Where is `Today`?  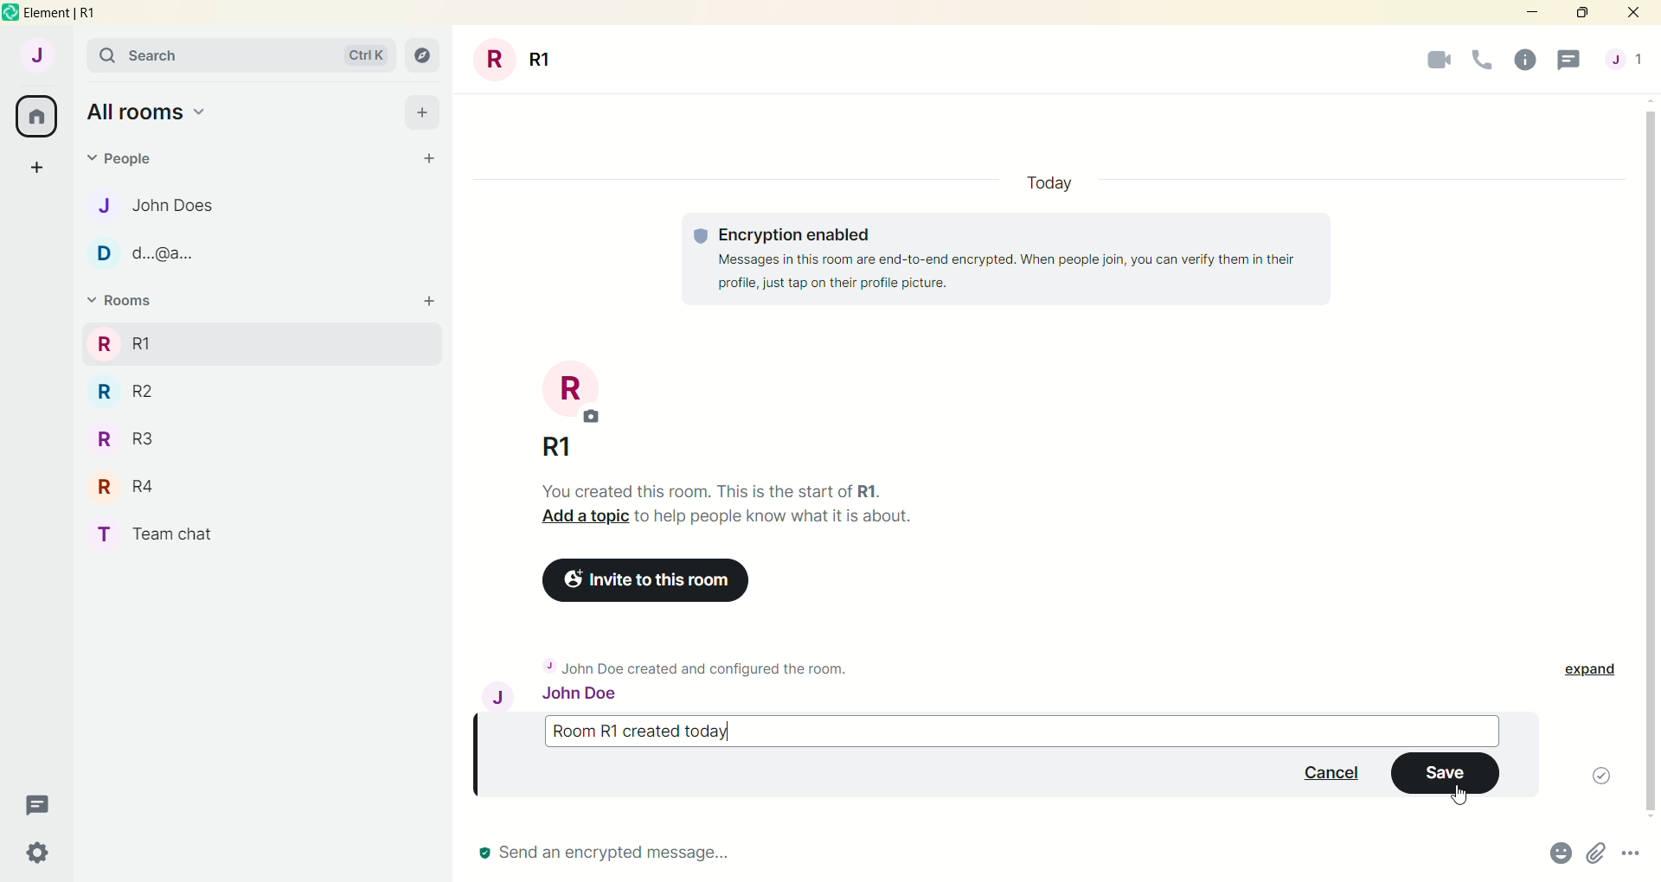
Today is located at coordinates (1047, 180).